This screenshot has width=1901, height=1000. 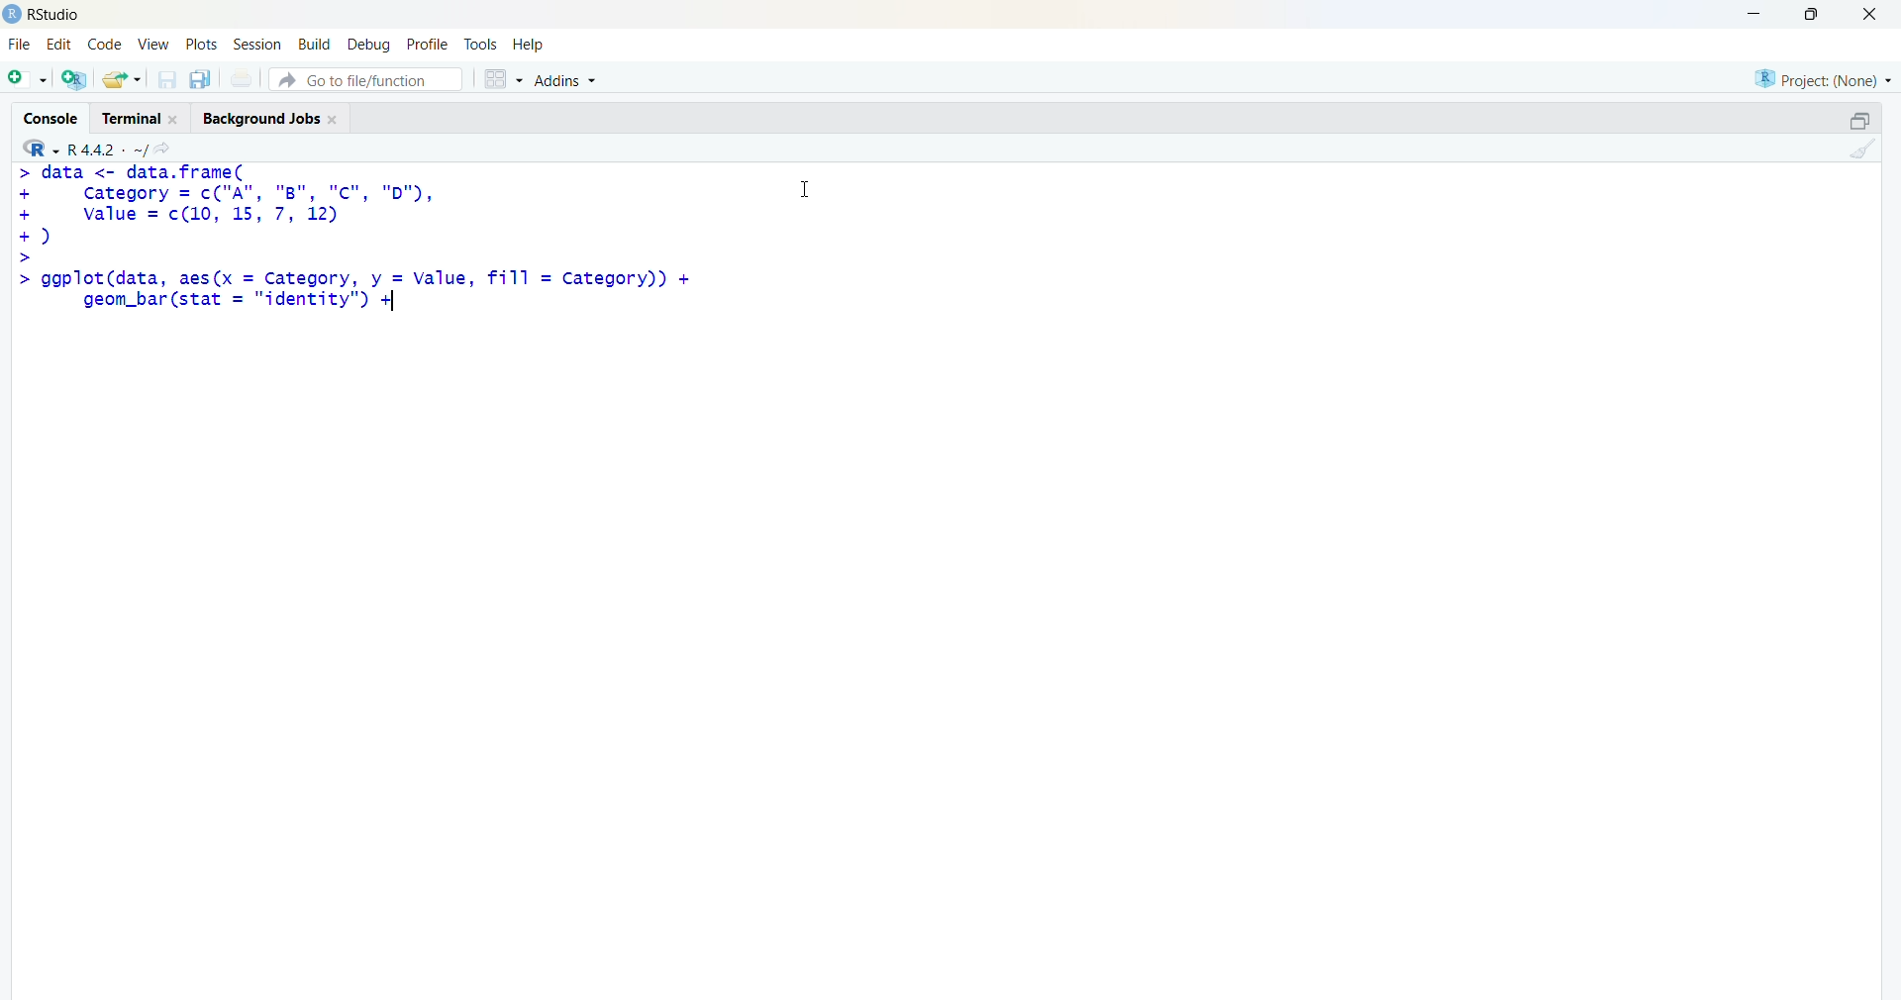 I want to click on # Go to file/function, so click(x=365, y=79).